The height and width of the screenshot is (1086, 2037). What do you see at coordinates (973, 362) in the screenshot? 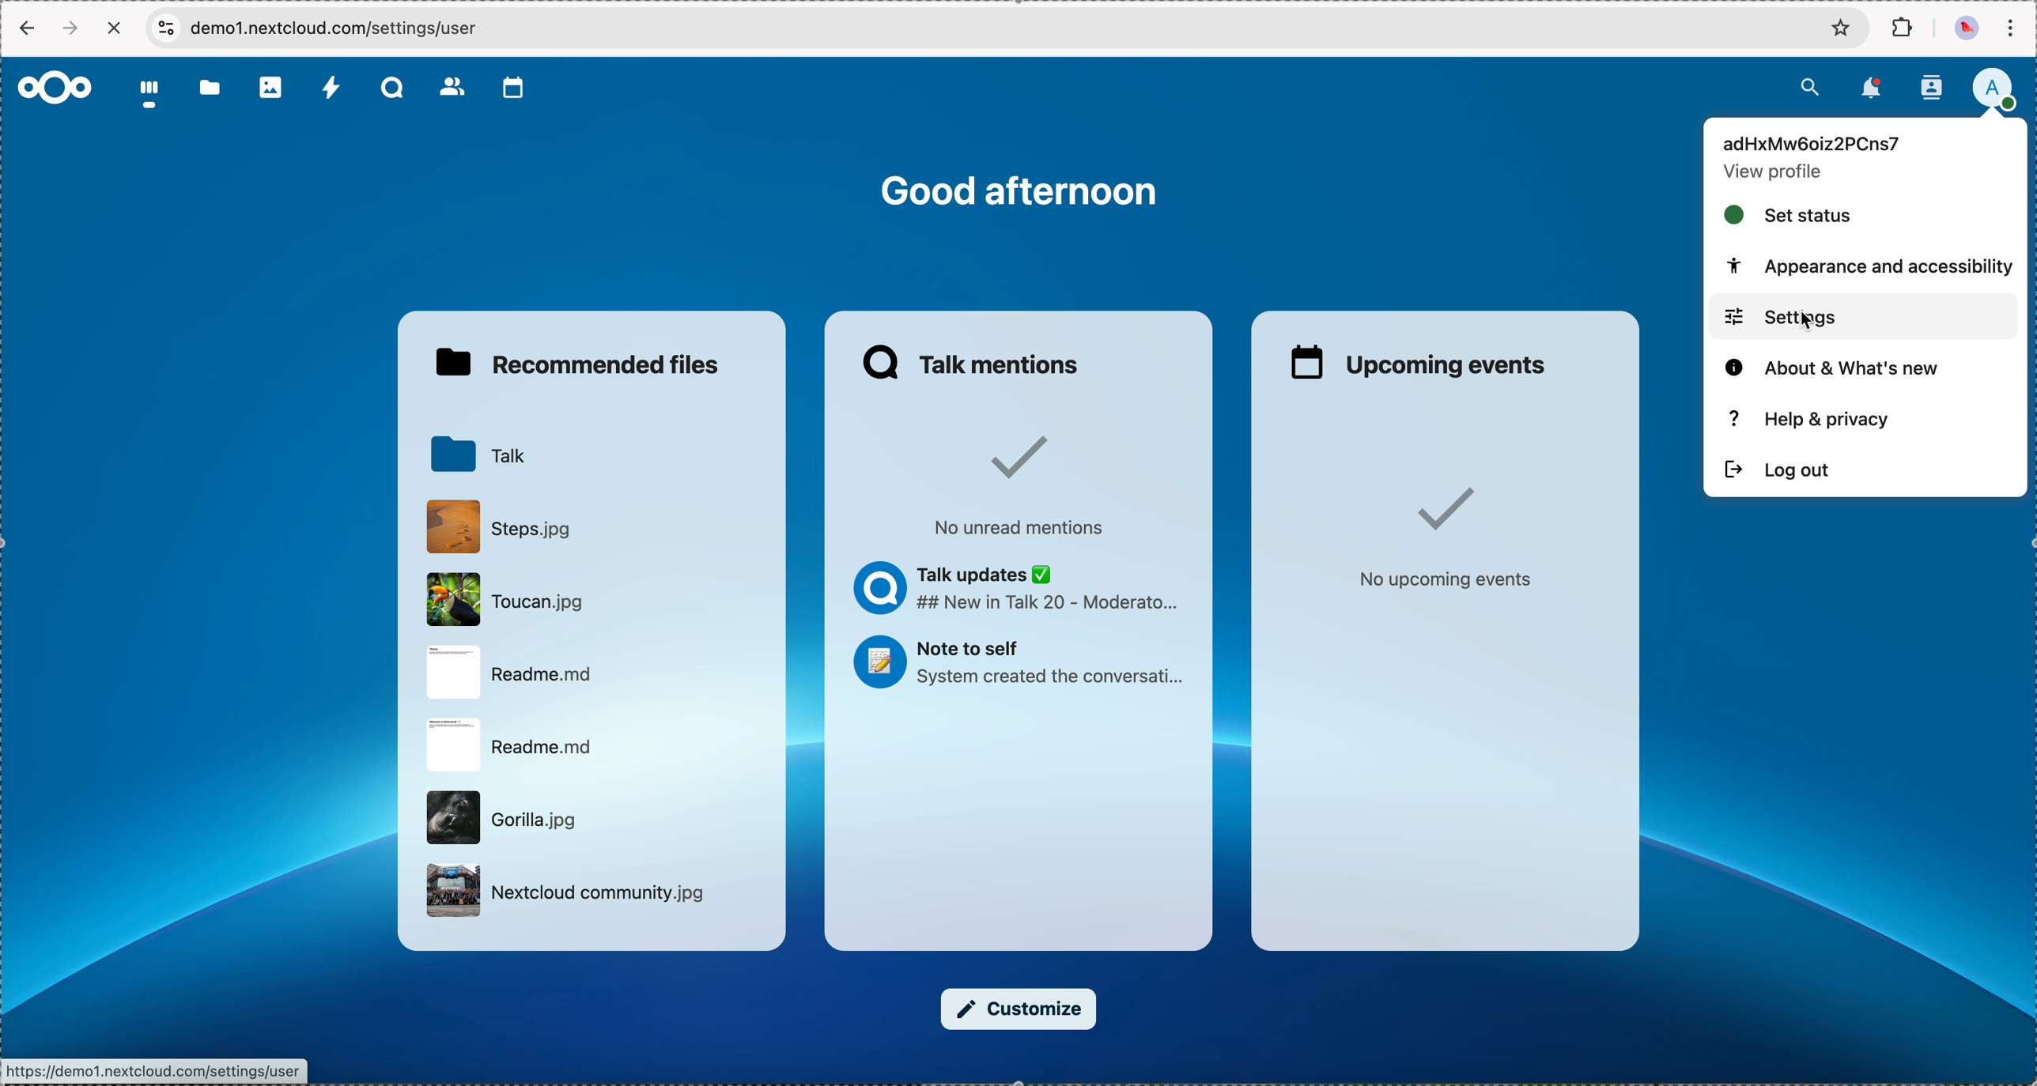
I see `Talk mentions` at bounding box center [973, 362].